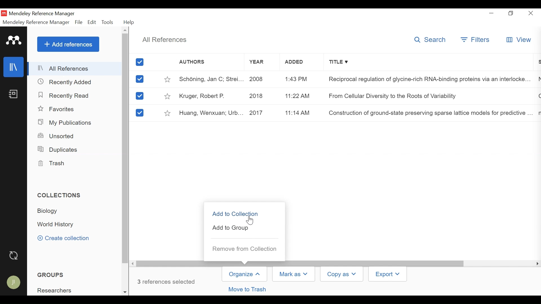 This screenshot has width=541, height=304. What do you see at coordinates (299, 113) in the screenshot?
I see `11:14 AM` at bounding box center [299, 113].